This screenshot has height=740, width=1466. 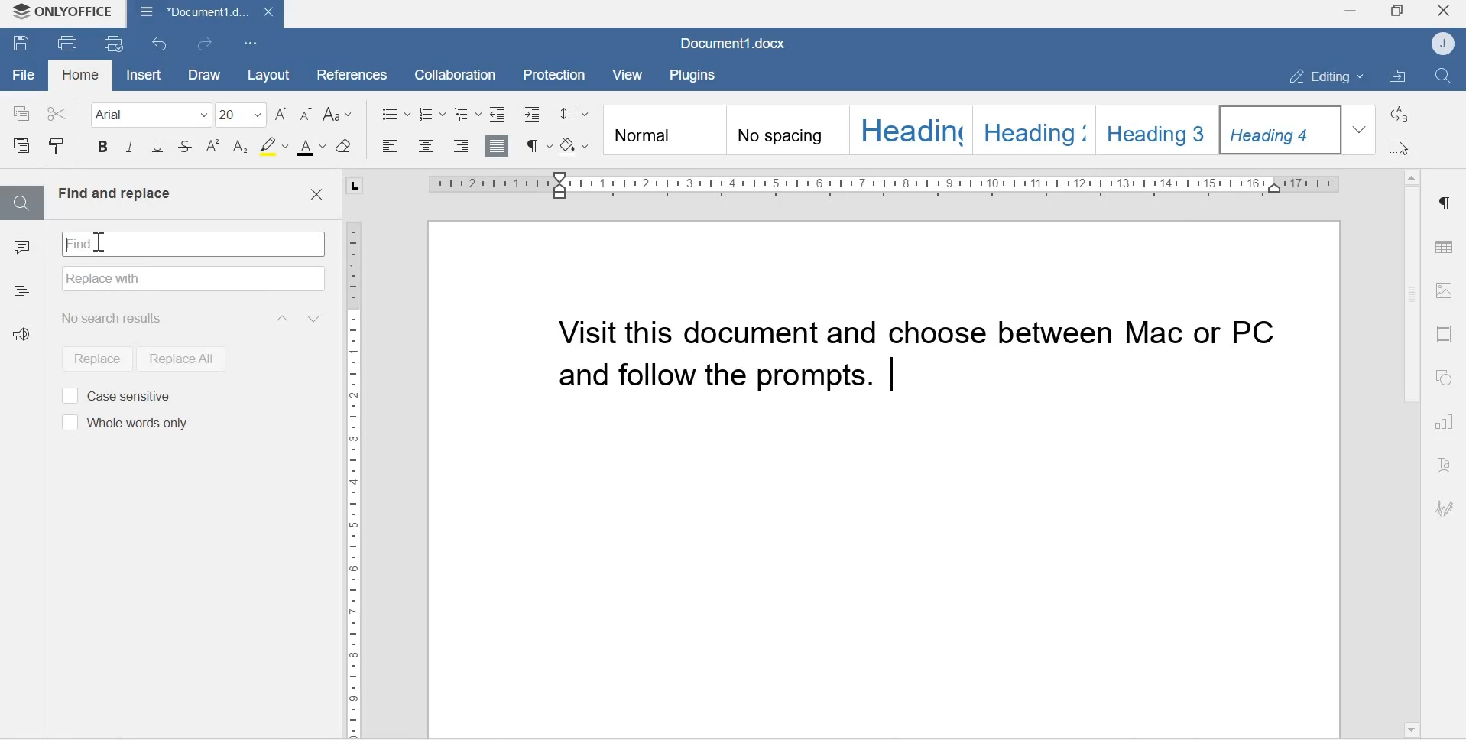 I want to click on Homd, so click(x=81, y=76).